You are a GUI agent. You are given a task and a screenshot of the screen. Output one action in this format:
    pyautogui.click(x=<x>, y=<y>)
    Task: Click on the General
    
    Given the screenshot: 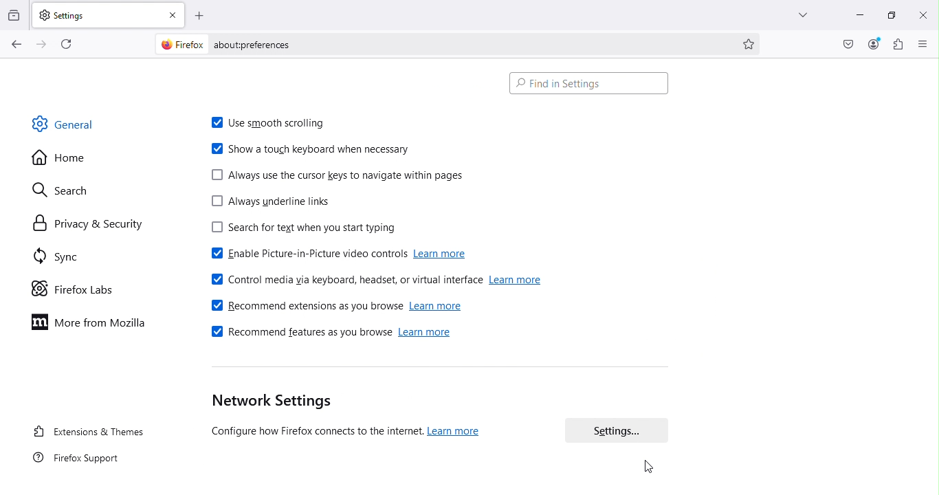 What is the action you would take?
    pyautogui.click(x=78, y=128)
    